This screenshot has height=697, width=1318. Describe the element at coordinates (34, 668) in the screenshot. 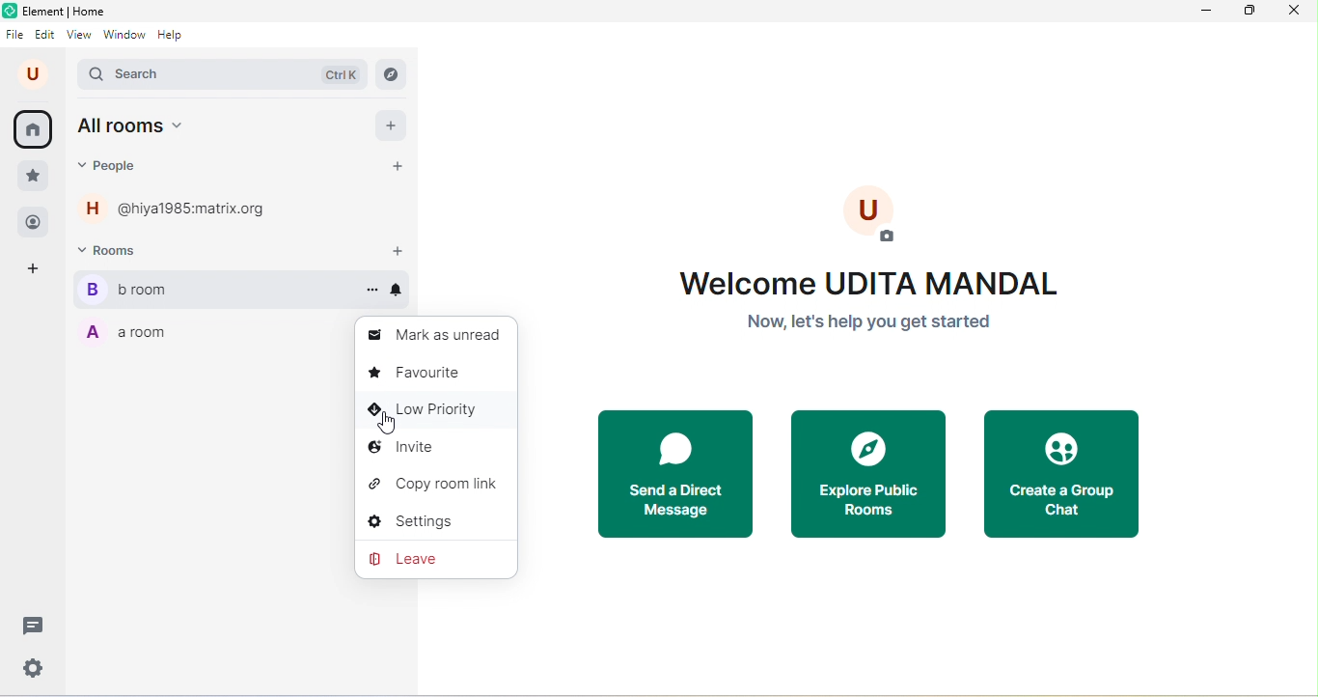

I see `quick settings` at that location.